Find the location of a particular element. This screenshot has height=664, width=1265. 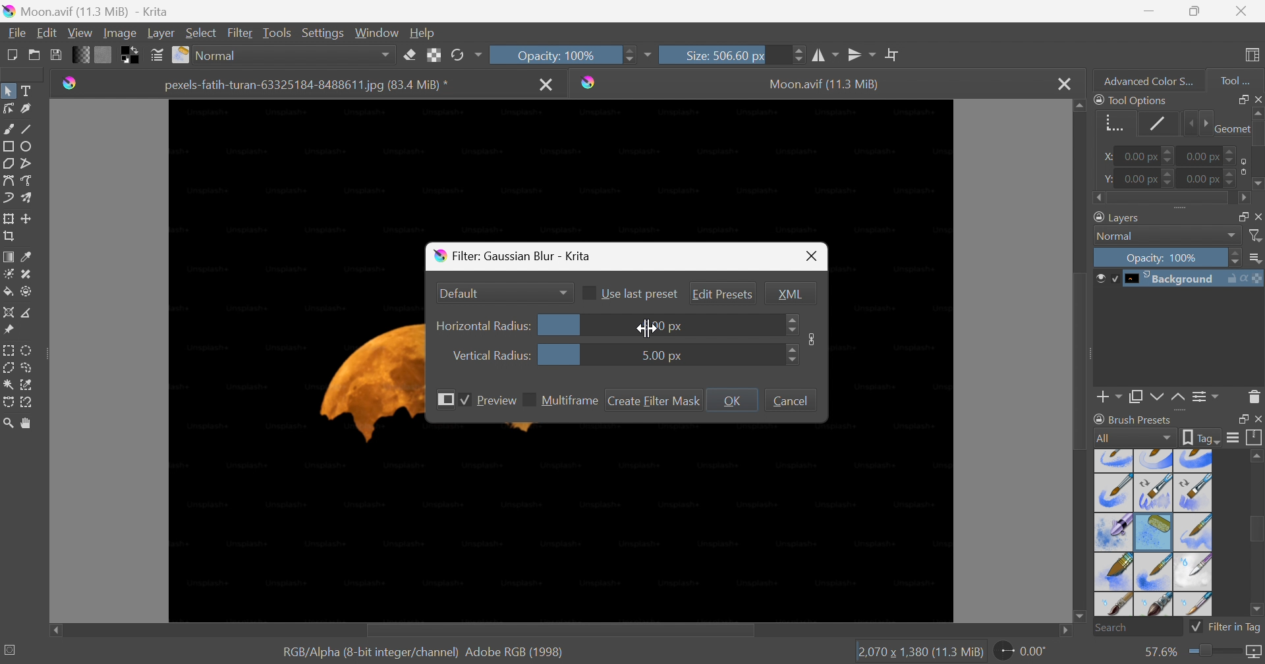

Calligraphy is located at coordinates (28, 108).